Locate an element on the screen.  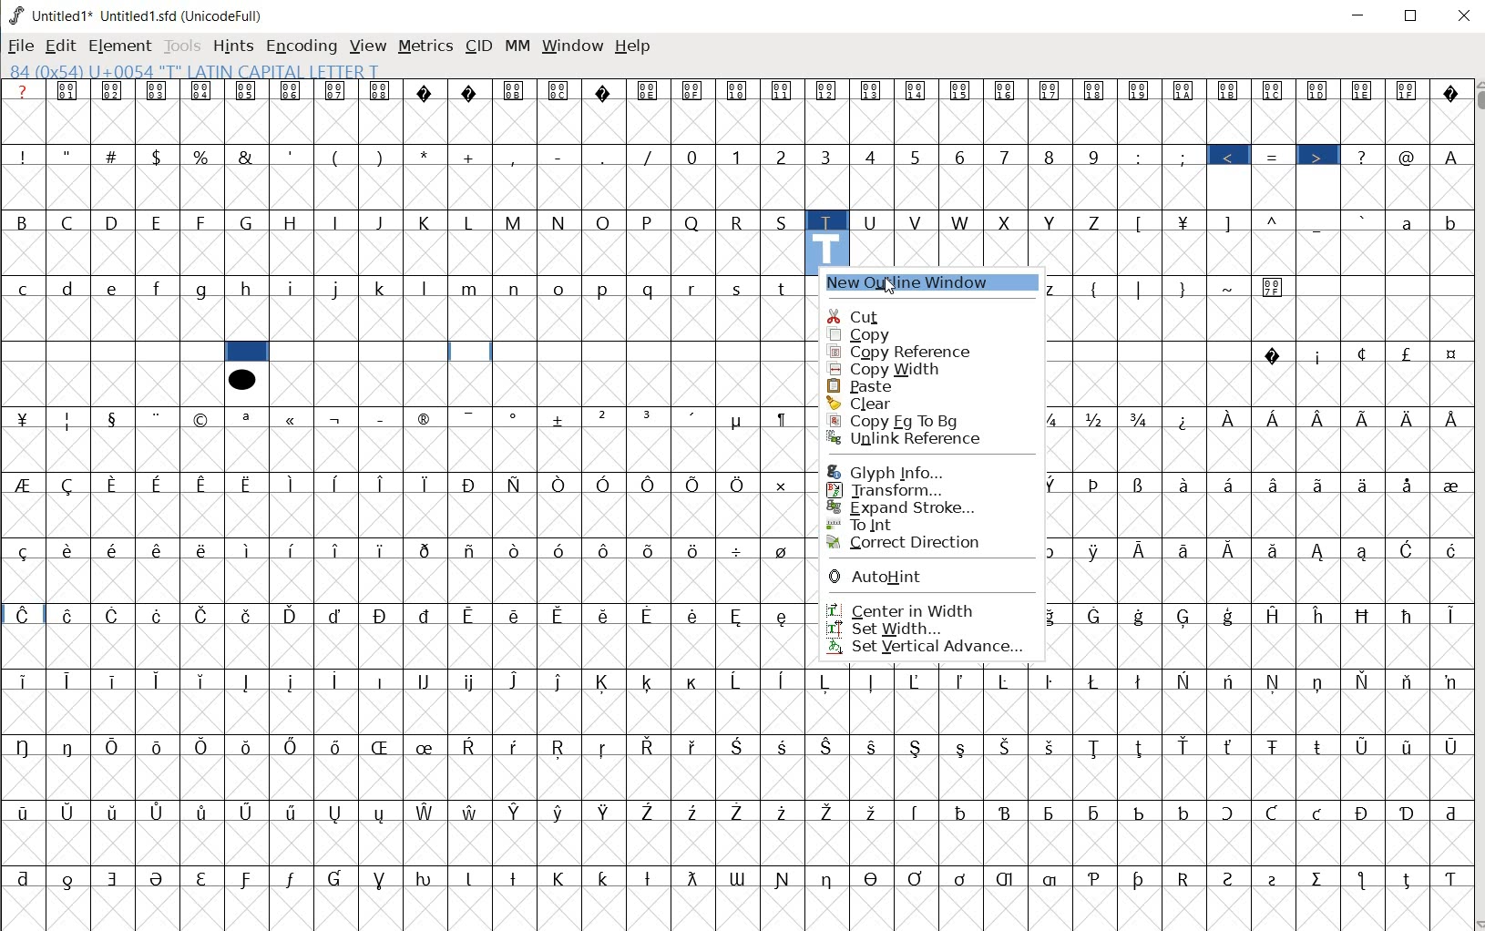
o is located at coordinates (561, 288).